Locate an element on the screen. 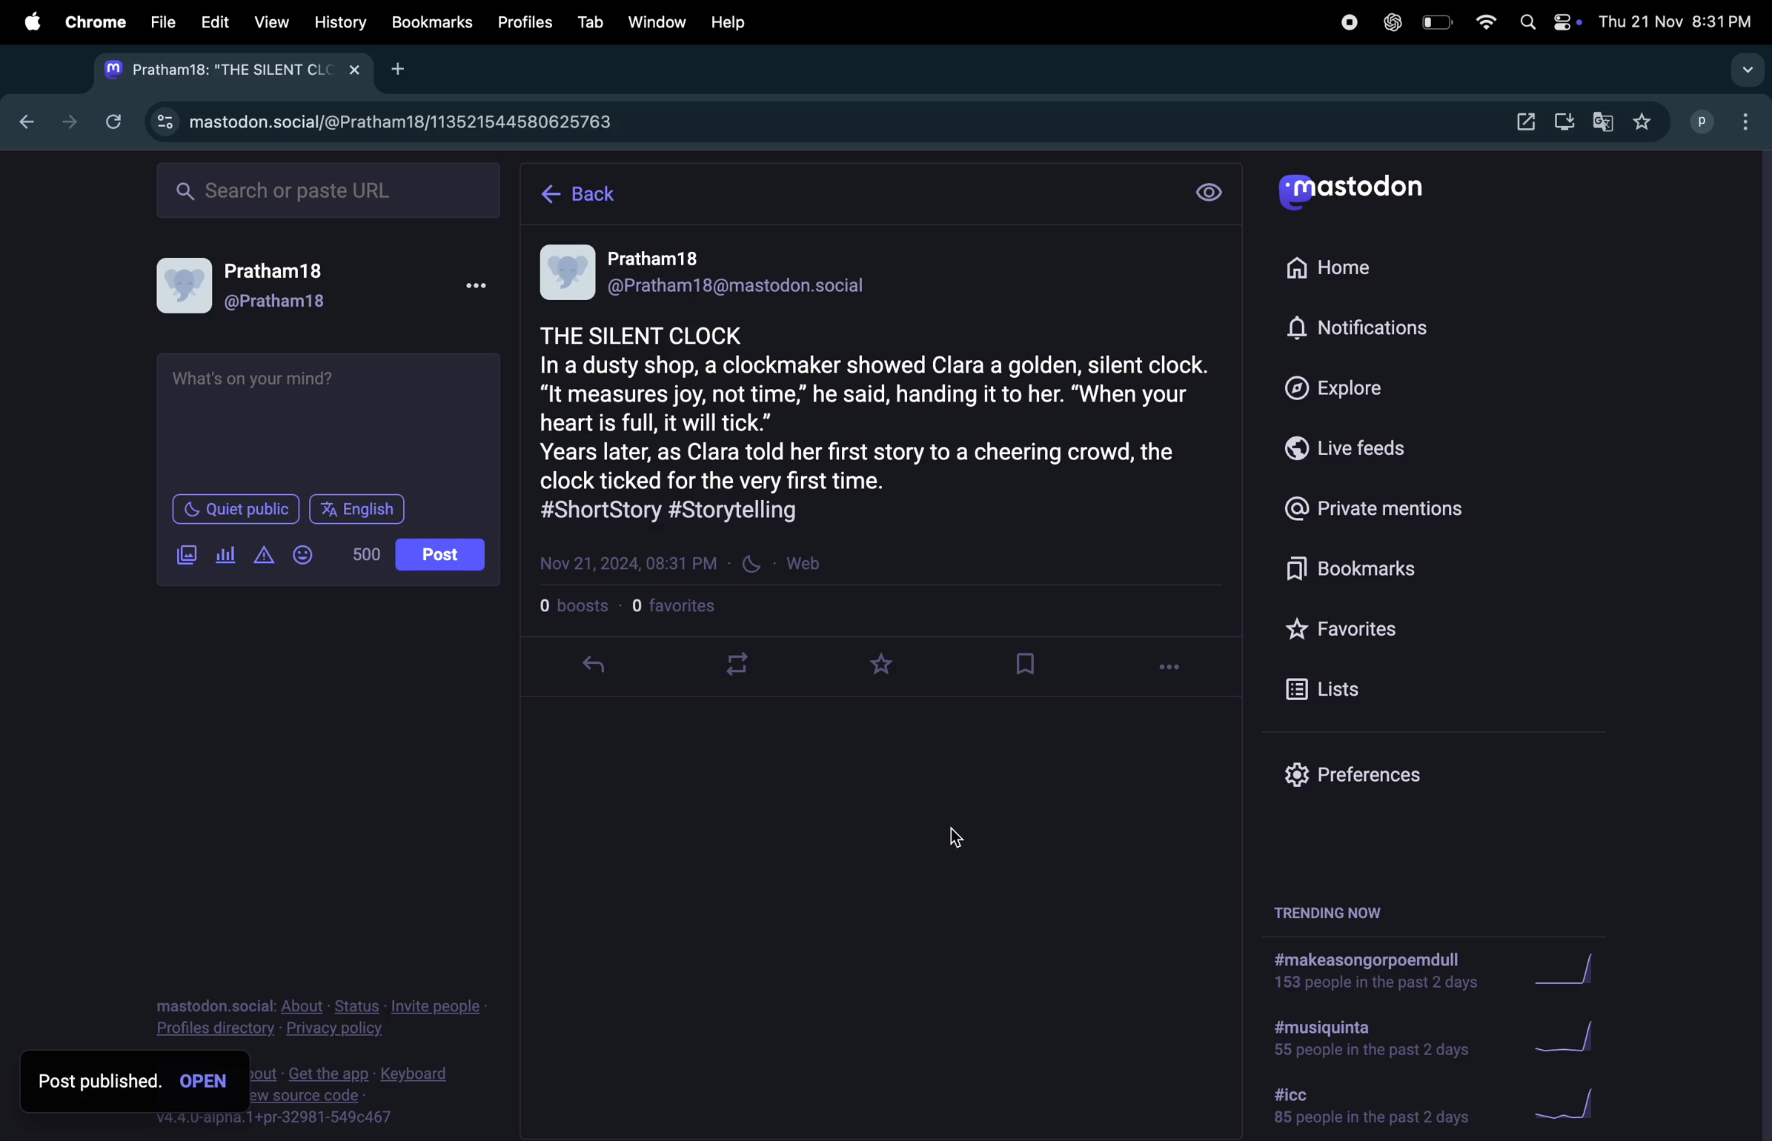 The height and width of the screenshot is (1141, 1772). bookmark is located at coordinates (1032, 662).